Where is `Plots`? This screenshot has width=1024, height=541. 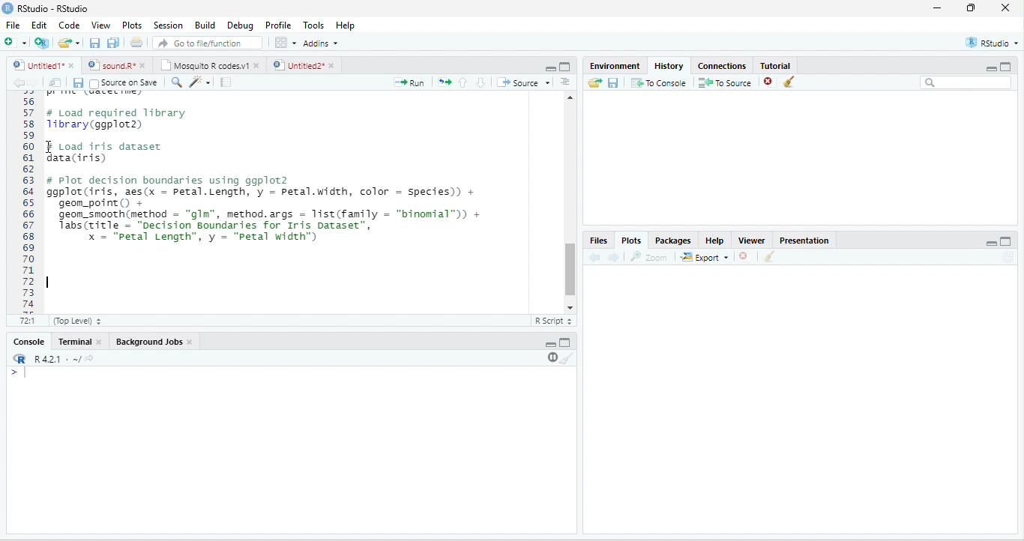
Plots is located at coordinates (132, 25).